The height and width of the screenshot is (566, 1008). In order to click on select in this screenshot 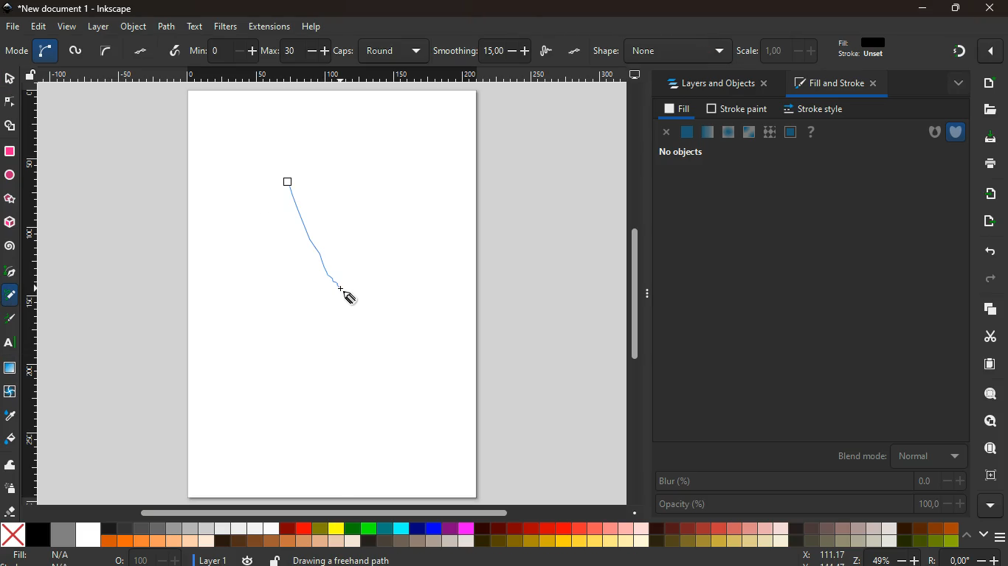, I will do `click(9, 77)`.